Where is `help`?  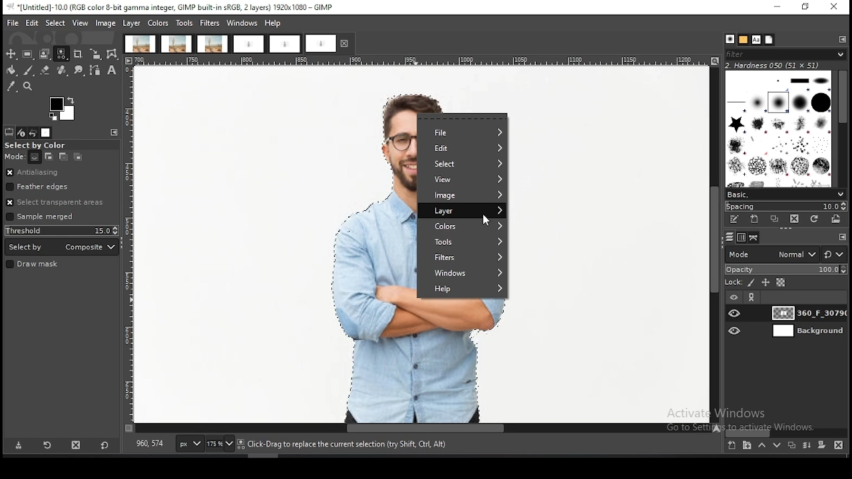
help is located at coordinates (274, 23).